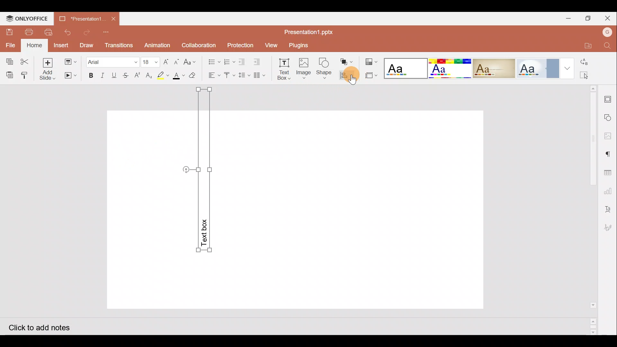 Image resolution: width=617 pixels, height=347 pixels. I want to click on Bold, so click(88, 76).